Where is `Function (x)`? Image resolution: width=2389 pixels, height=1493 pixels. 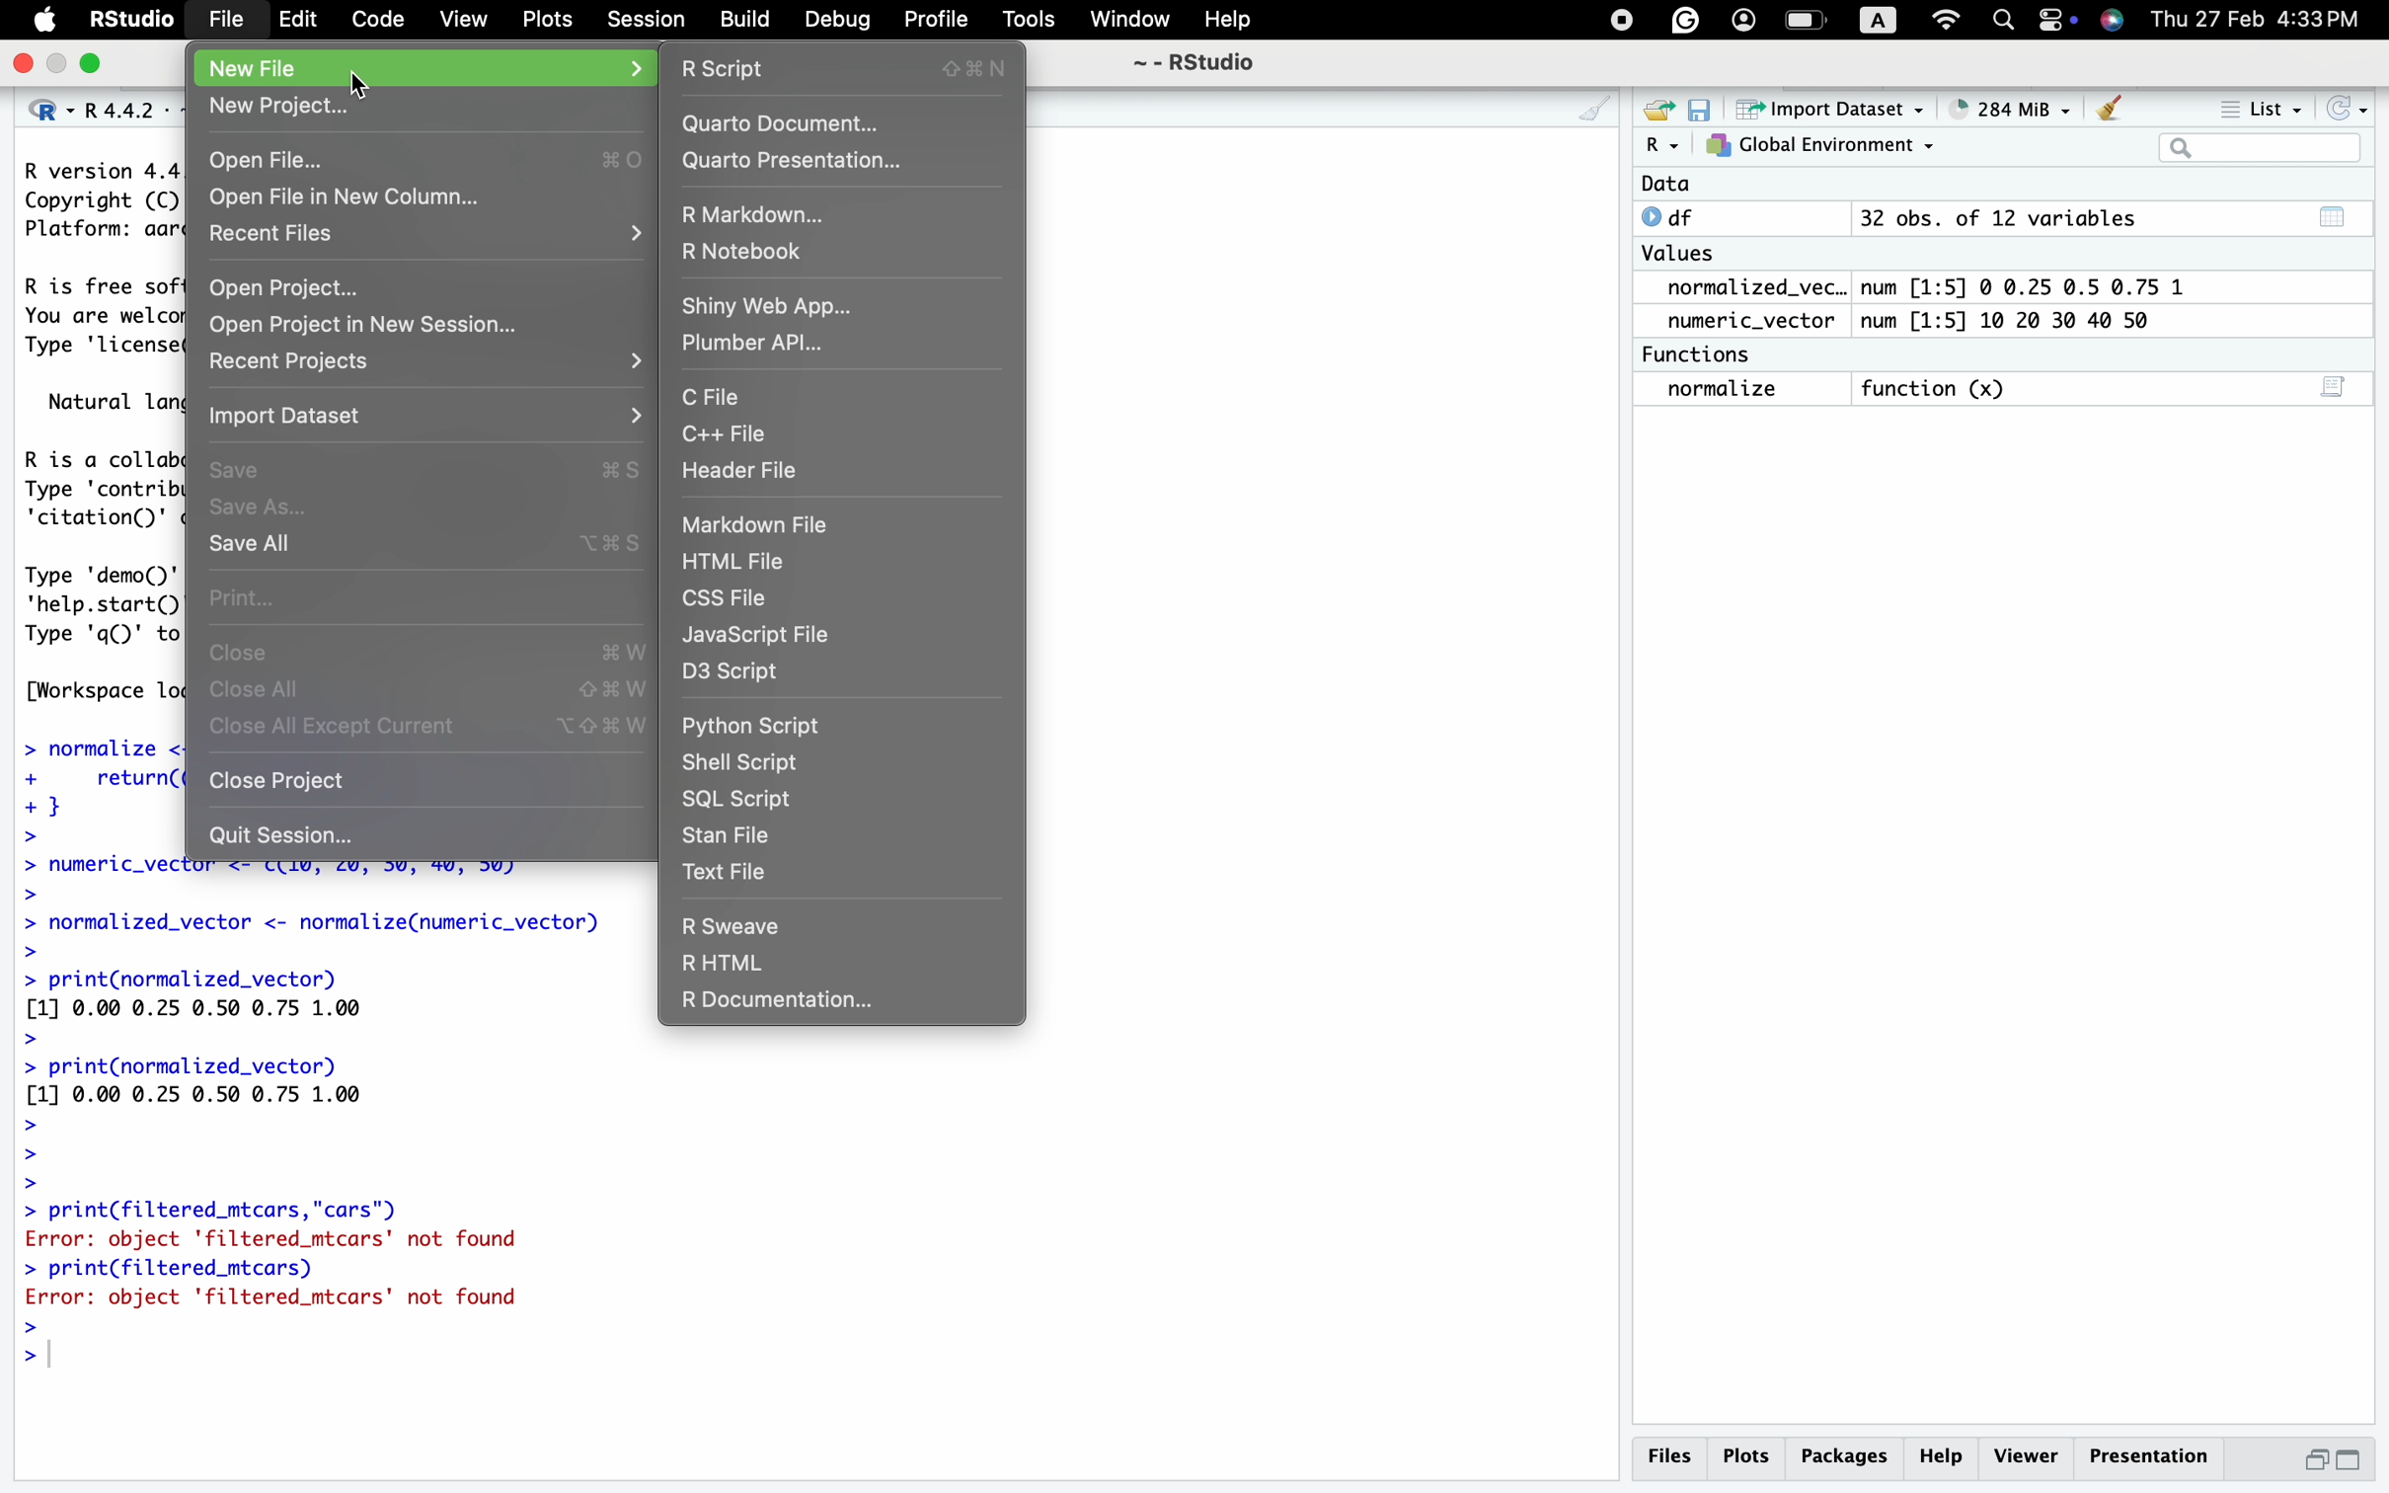
Function (x) is located at coordinates (1936, 388).